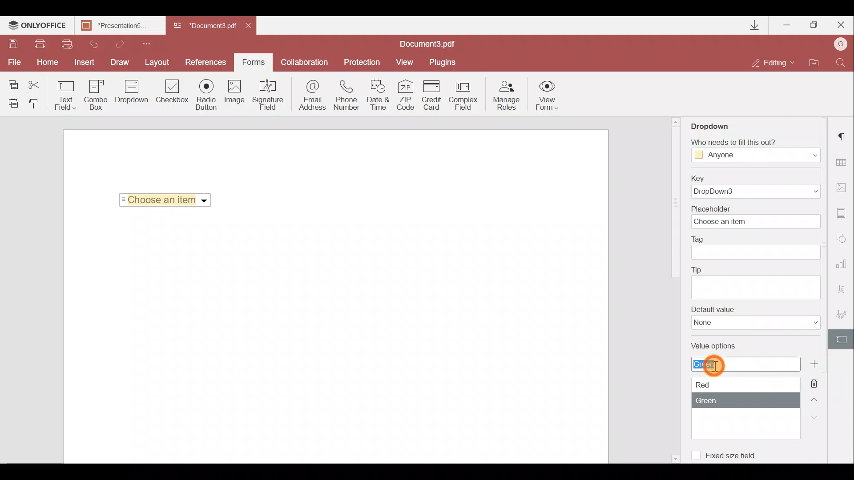  I want to click on Shapes settings, so click(844, 239).